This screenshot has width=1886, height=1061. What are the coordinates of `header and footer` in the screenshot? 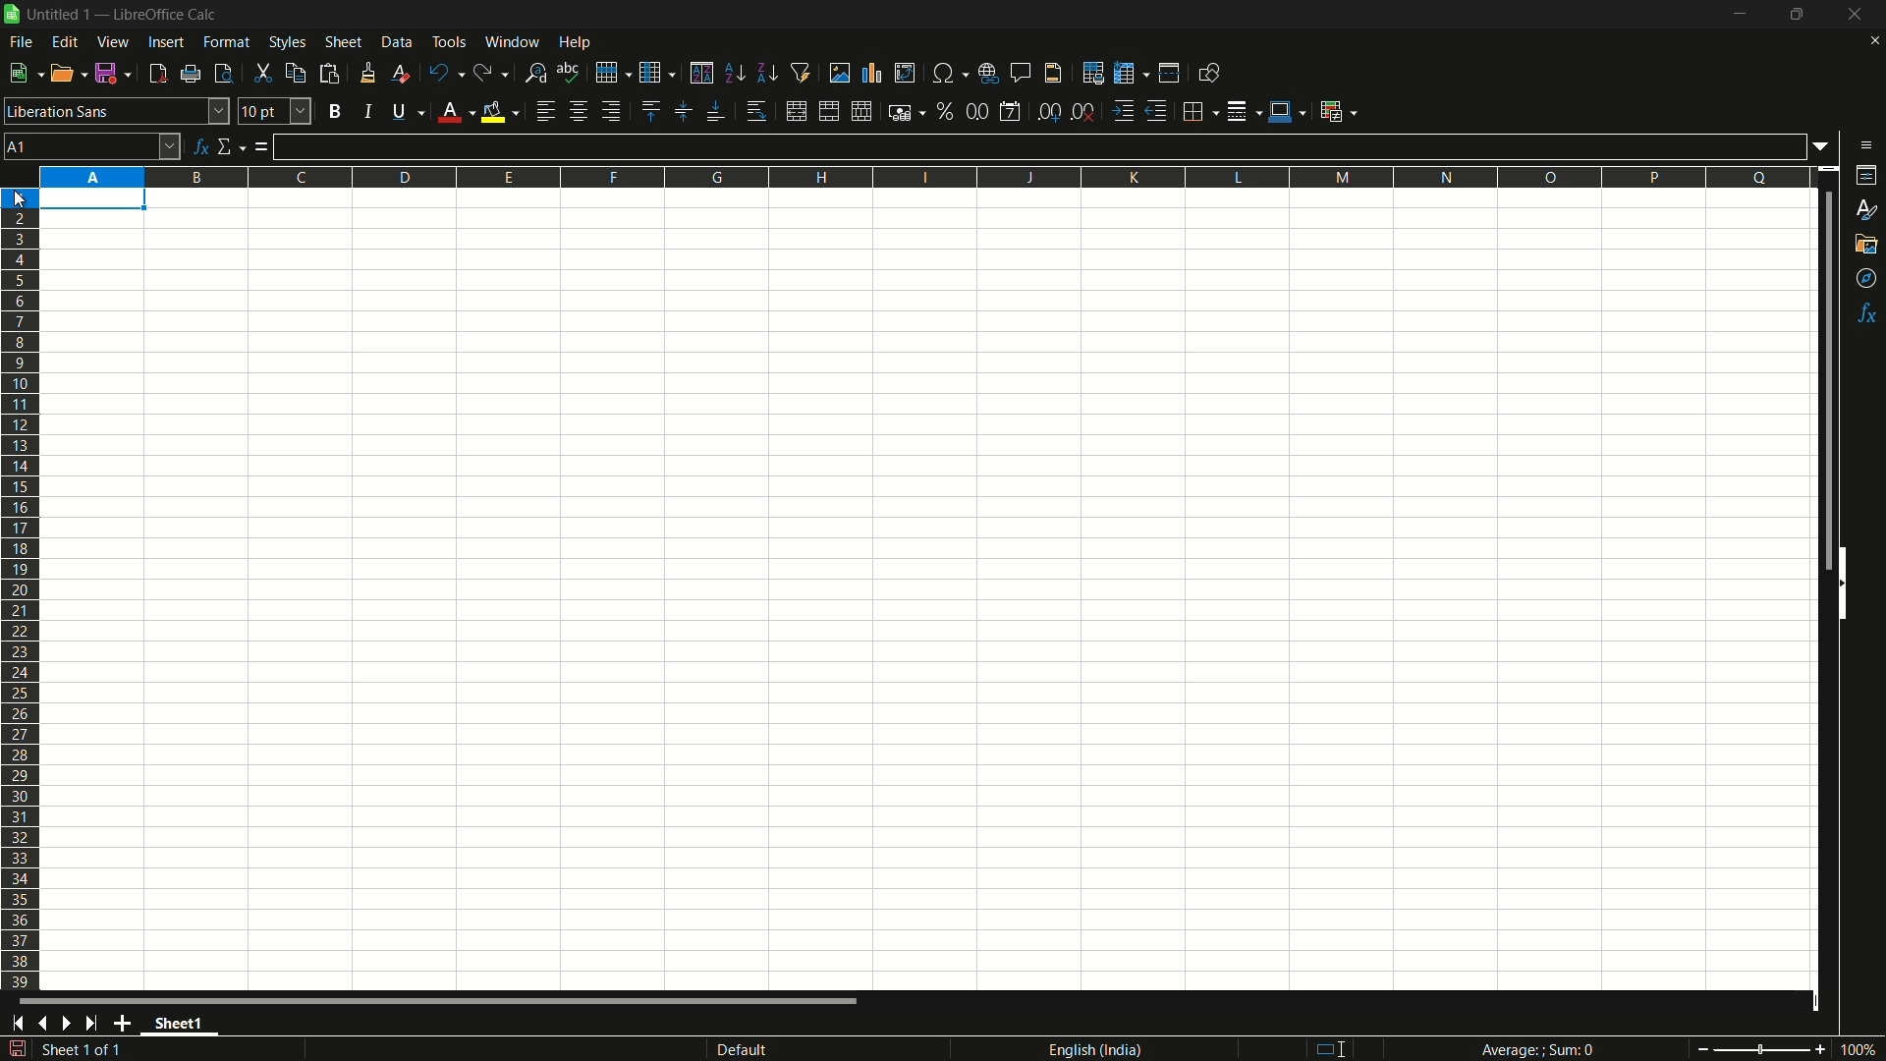 It's located at (1054, 74).